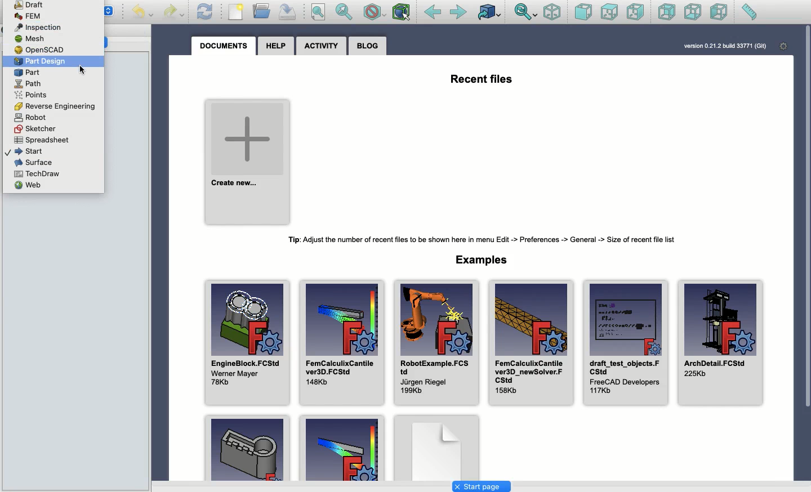  What do you see at coordinates (246, 447) in the screenshot?
I see `Example 1` at bounding box center [246, 447].